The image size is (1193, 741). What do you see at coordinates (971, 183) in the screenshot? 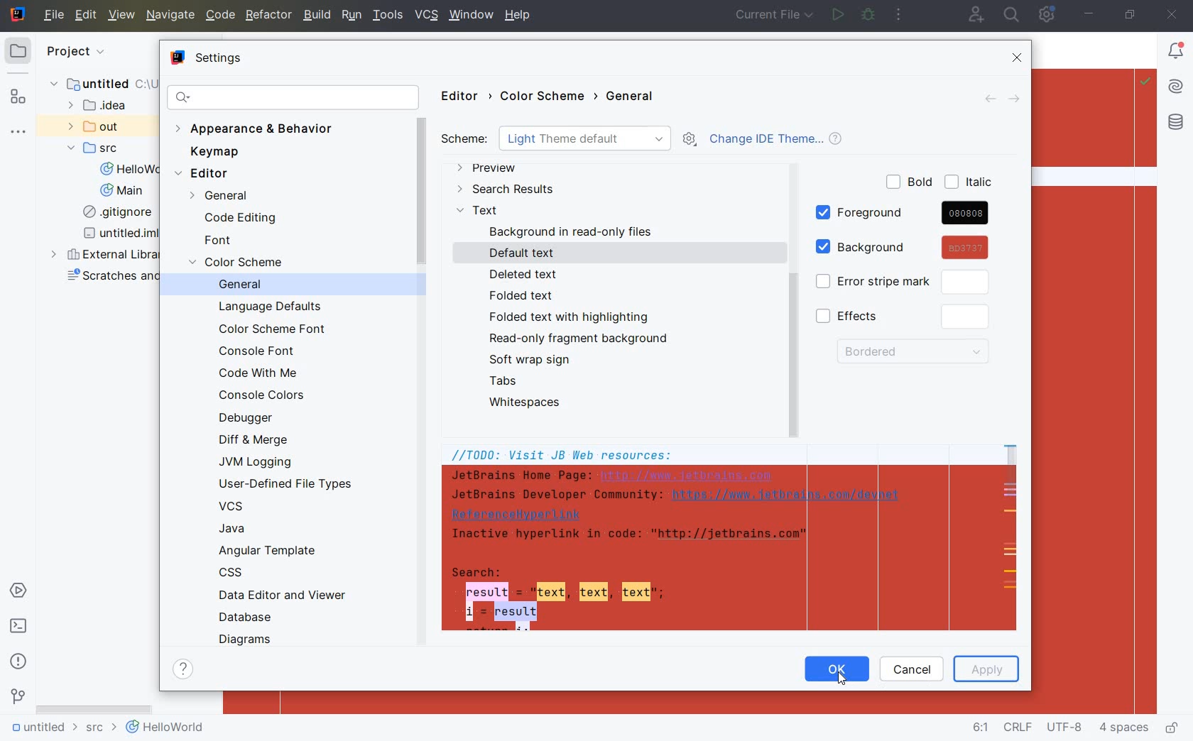
I see `ITALIC` at bounding box center [971, 183].